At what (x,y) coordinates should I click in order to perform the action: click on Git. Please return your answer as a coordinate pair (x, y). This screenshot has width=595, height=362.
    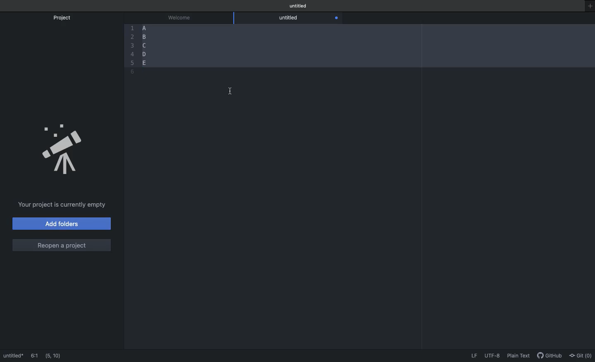
    Looking at the image, I should click on (581, 356).